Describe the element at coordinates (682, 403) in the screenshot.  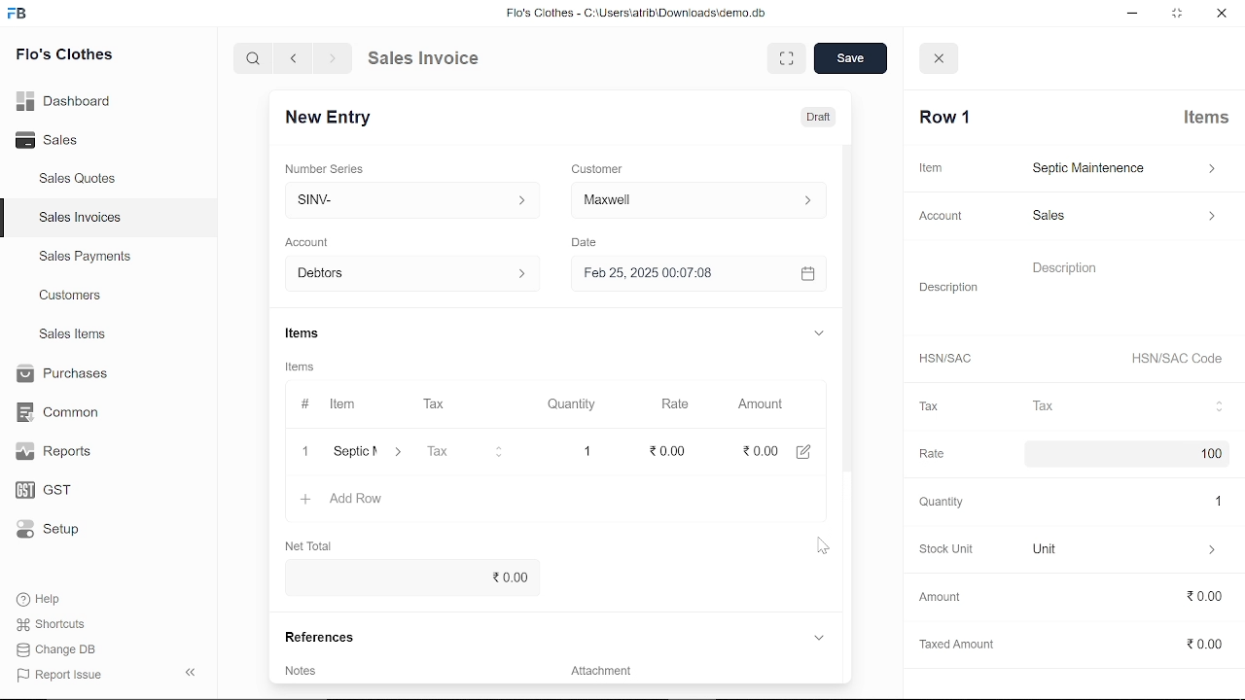
I see `Rate` at that location.